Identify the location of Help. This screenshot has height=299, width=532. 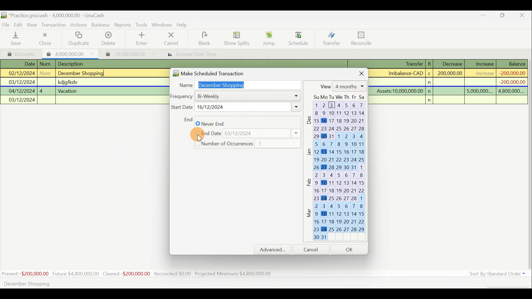
(184, 25).